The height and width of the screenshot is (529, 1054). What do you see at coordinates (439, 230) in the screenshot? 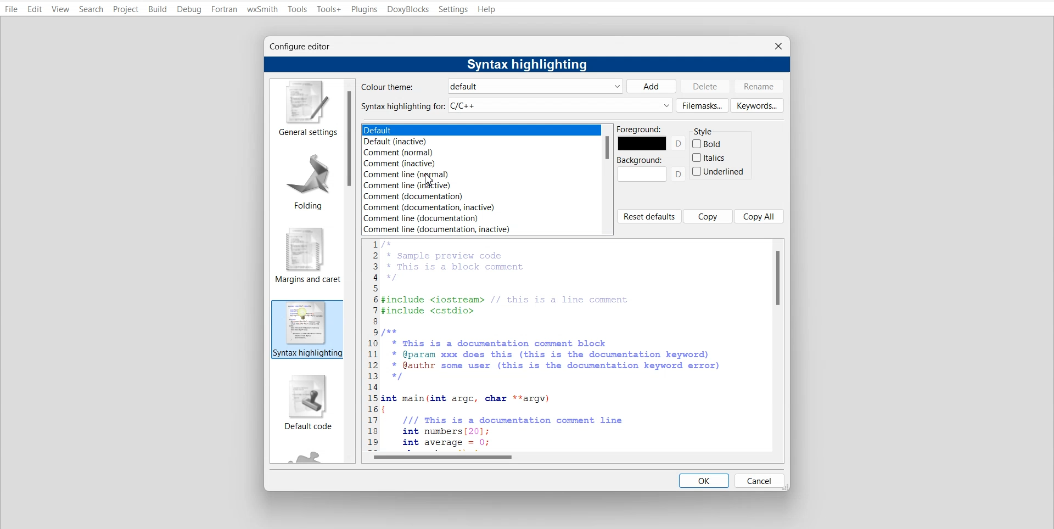
I see `‘Comment line (documentation, inactive)` at bounding box center [439, 230].